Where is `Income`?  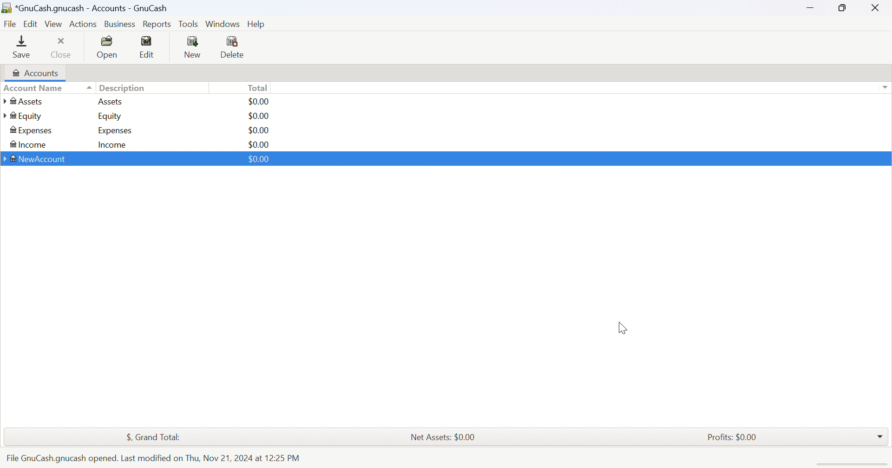
Income is located at coordinates (27, 145).